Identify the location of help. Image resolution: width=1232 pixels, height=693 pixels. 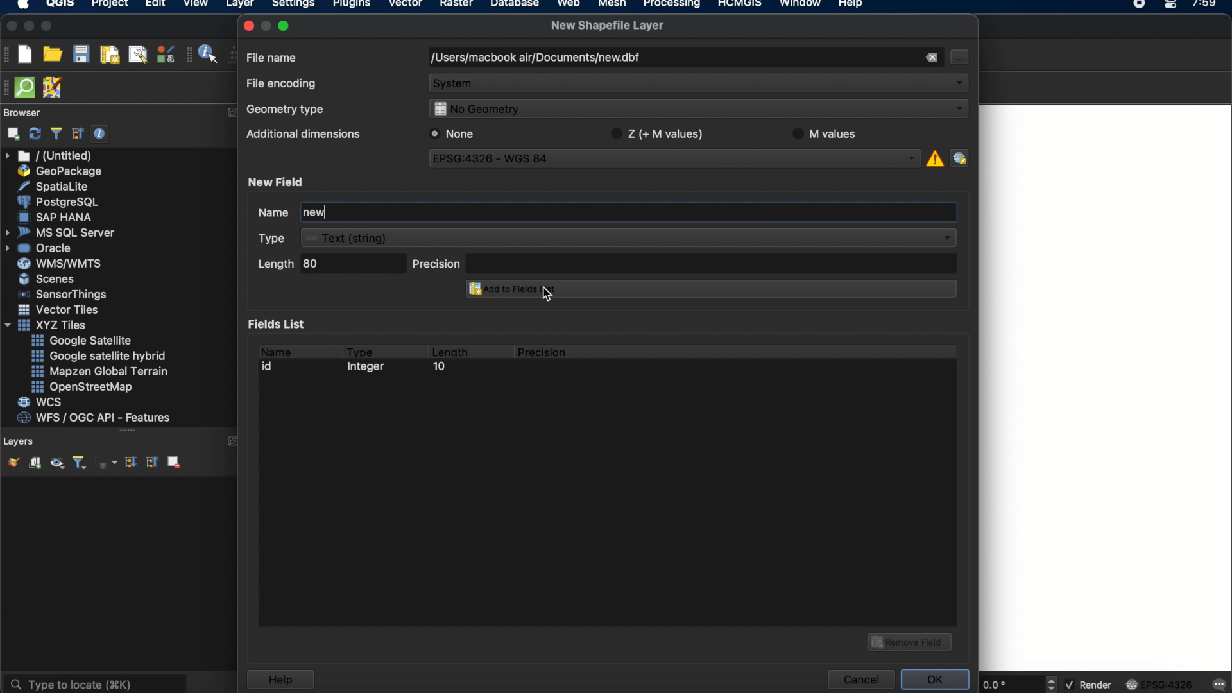
(280, 680).